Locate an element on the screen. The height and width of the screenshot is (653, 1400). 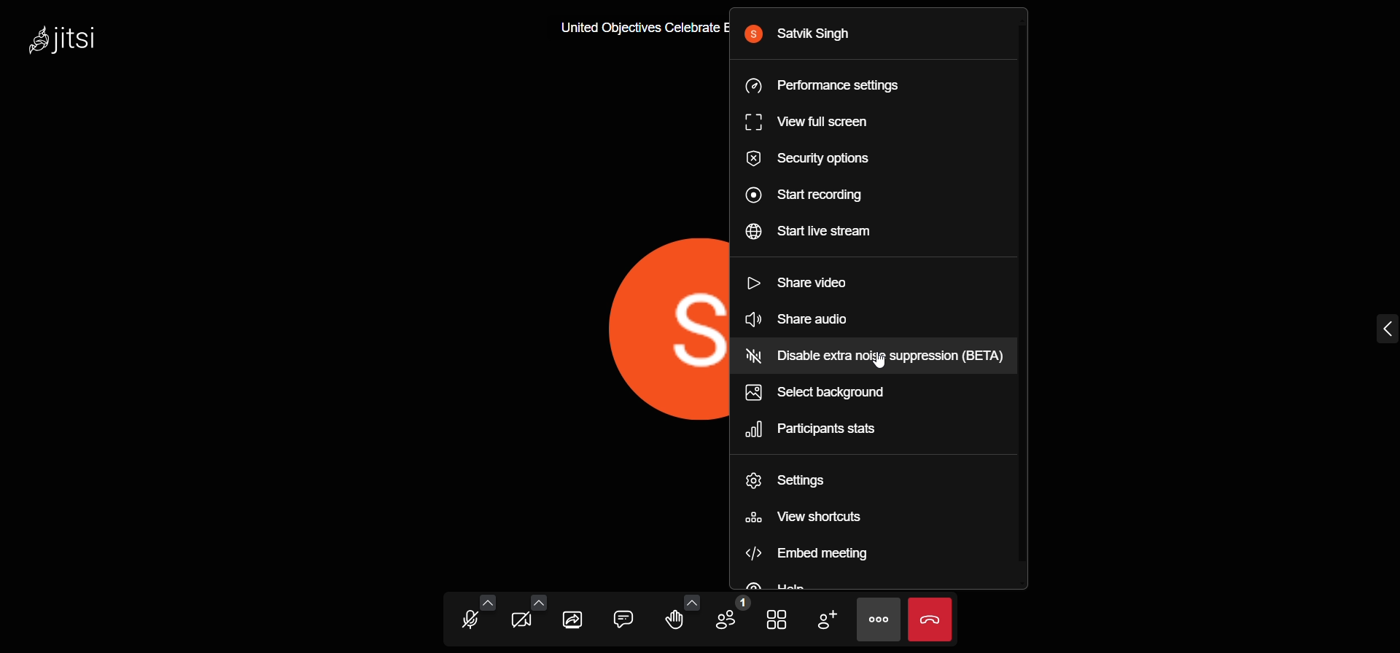
view full screen  is located at coordinates (810, 124).